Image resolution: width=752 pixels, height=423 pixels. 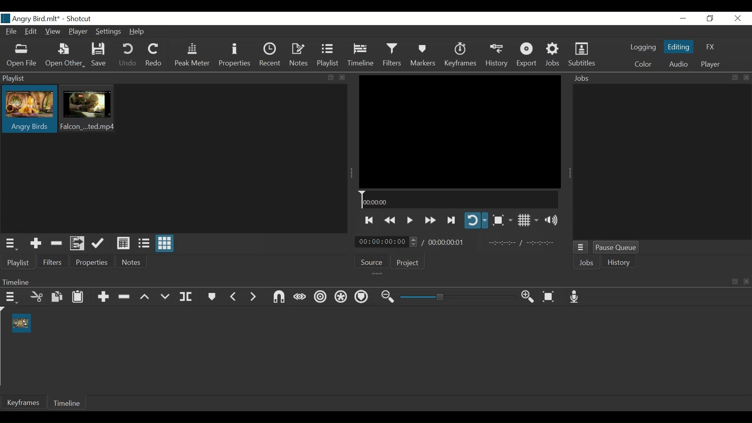 I want to click on Project, so click(x=408, y=264).